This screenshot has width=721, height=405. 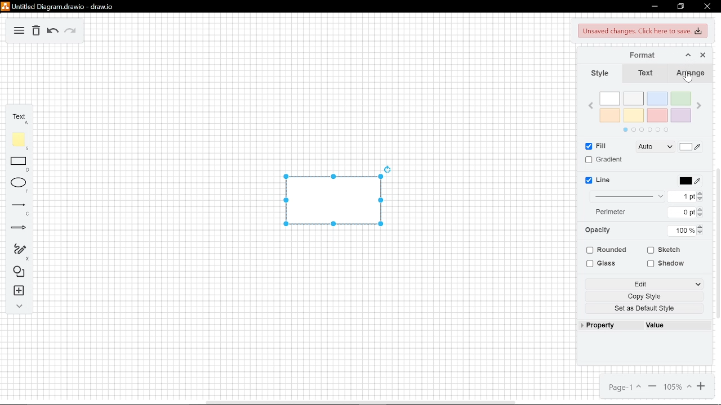 What do you see at coordinates (658, 115) in the screenshot?
I see `red` at bounding box center [658, 115].